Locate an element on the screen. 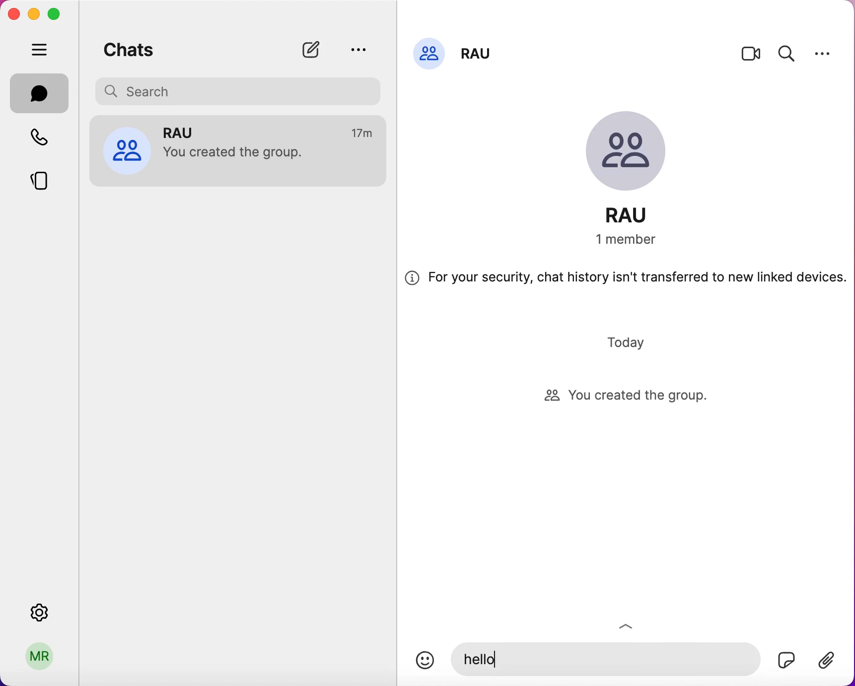 This screenshot has height=686, width=855. calls is located at coordinates (45, 139).